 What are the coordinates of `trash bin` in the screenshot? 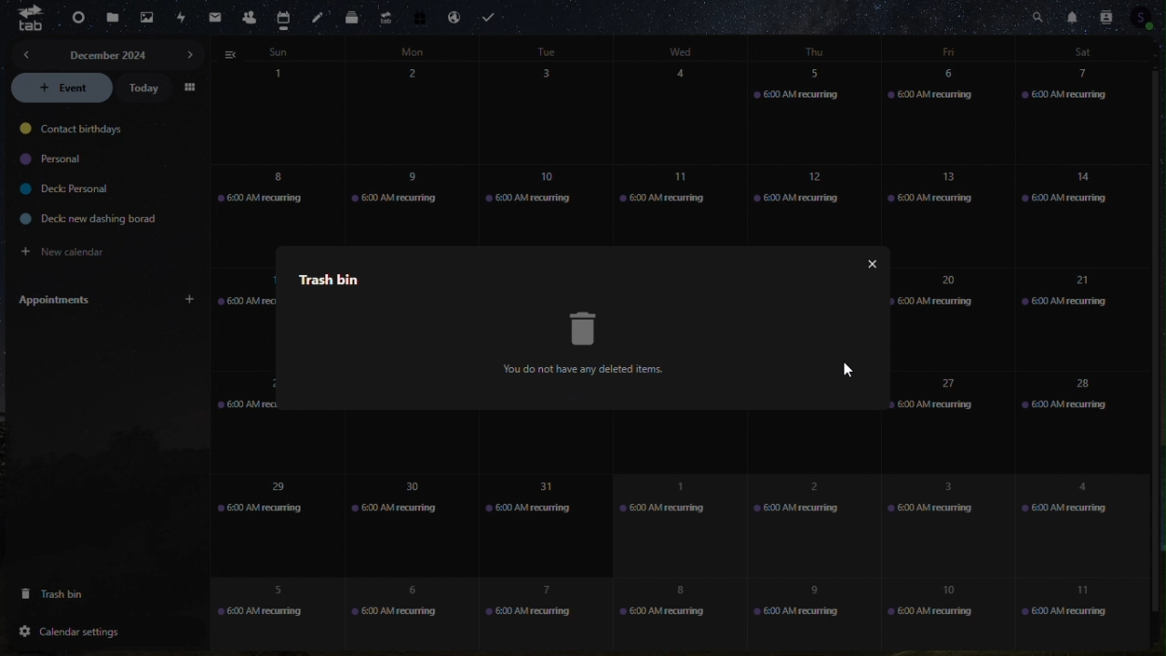 It's located at (323, 281).